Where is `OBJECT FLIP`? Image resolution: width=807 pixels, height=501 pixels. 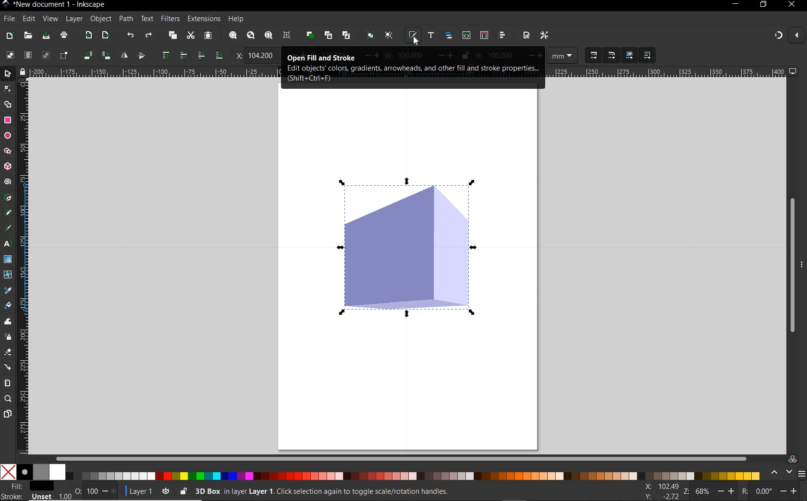
OBJECT FLIP is located at coordinates (141, 57).